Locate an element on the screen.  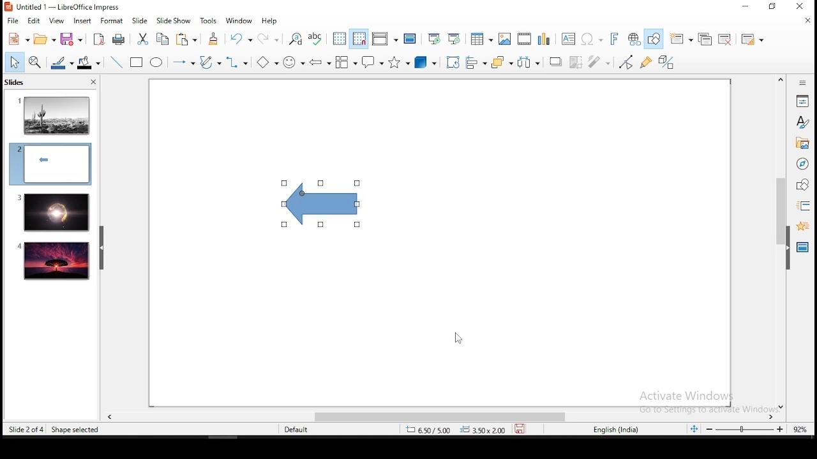
english (india) is located at coordinates (617, 429).